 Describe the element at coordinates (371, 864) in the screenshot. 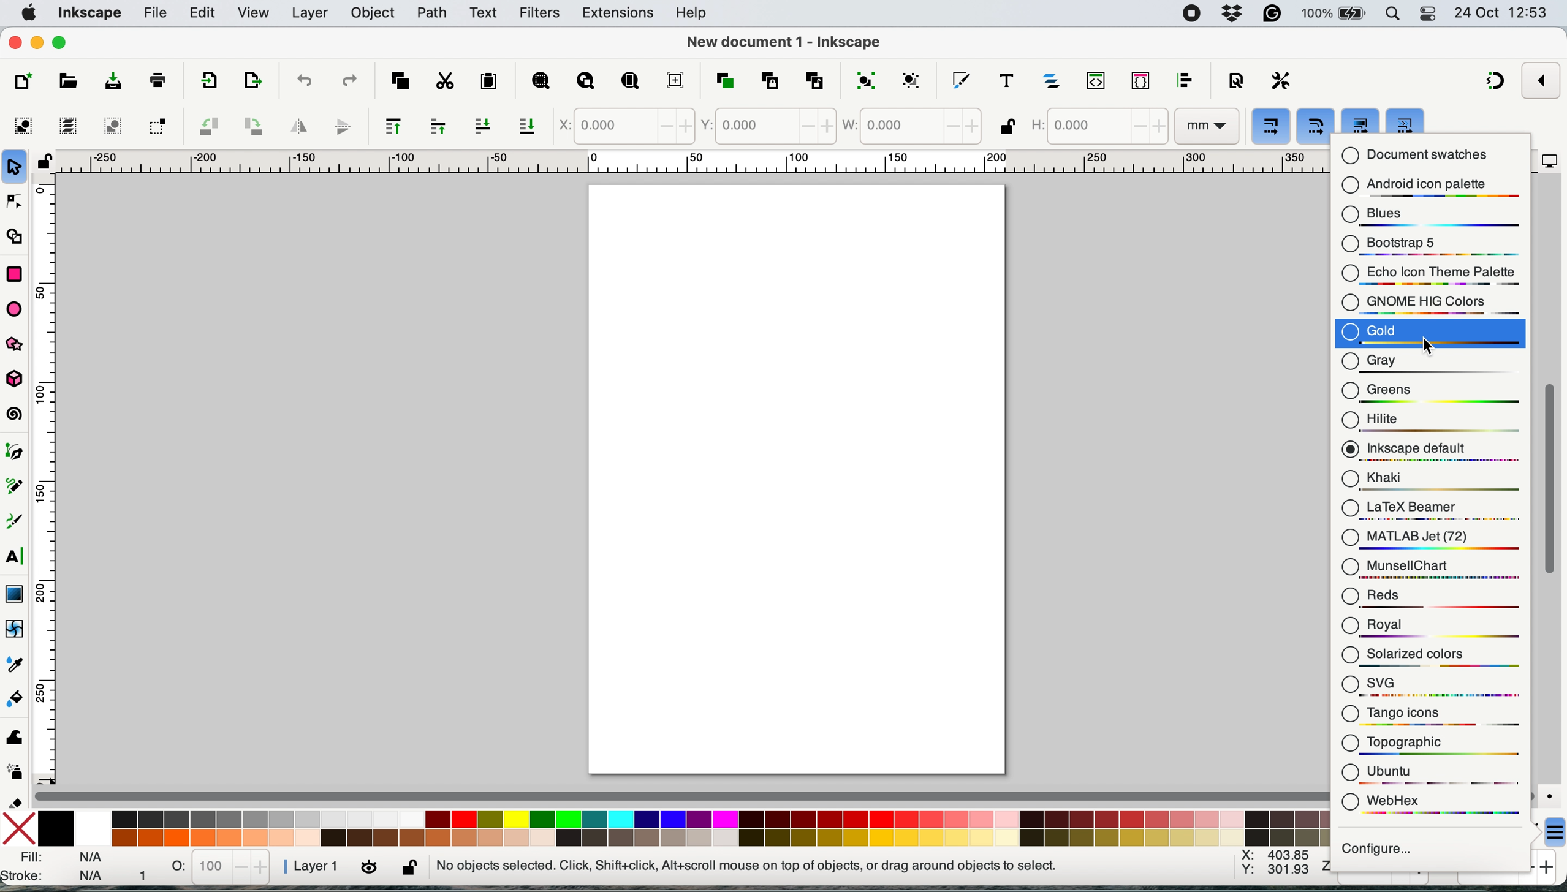

I see `toggle visibility of current layer` at that location.